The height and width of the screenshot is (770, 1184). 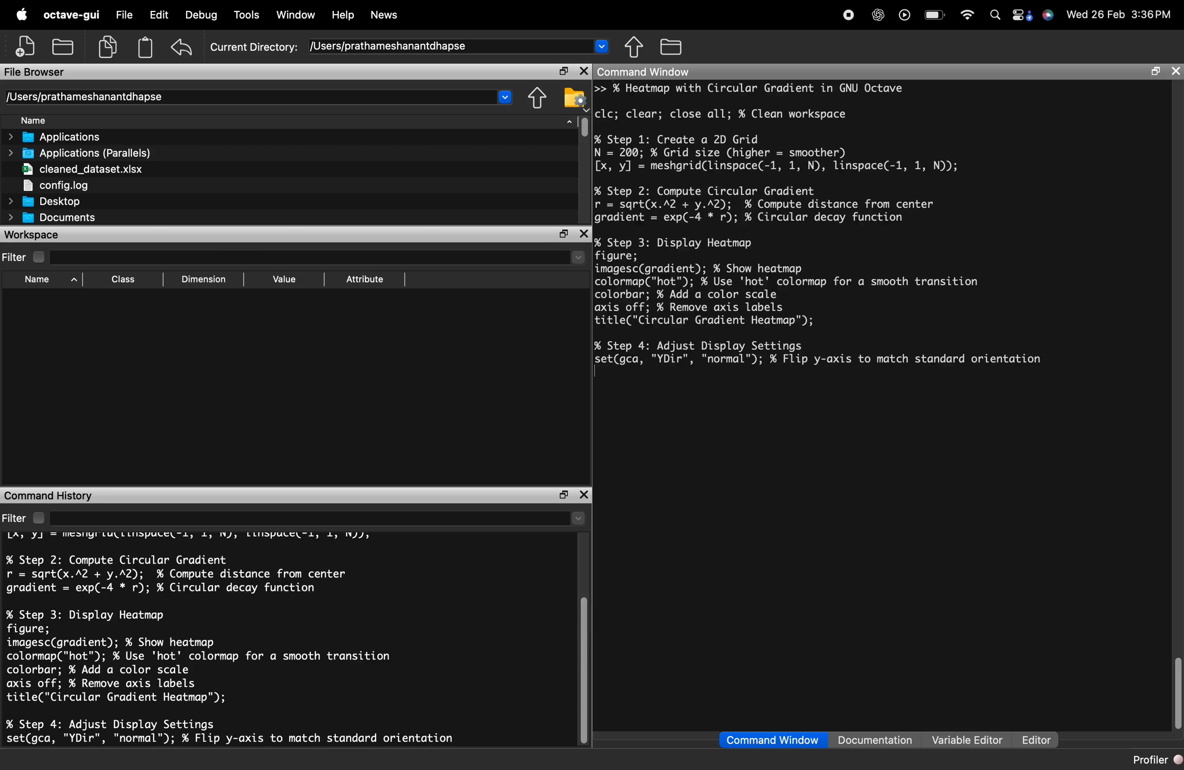 What do you see at coordinates (965, 740) in the screenshot?
I see `Variable Editor` at bounding box center [965, 740].